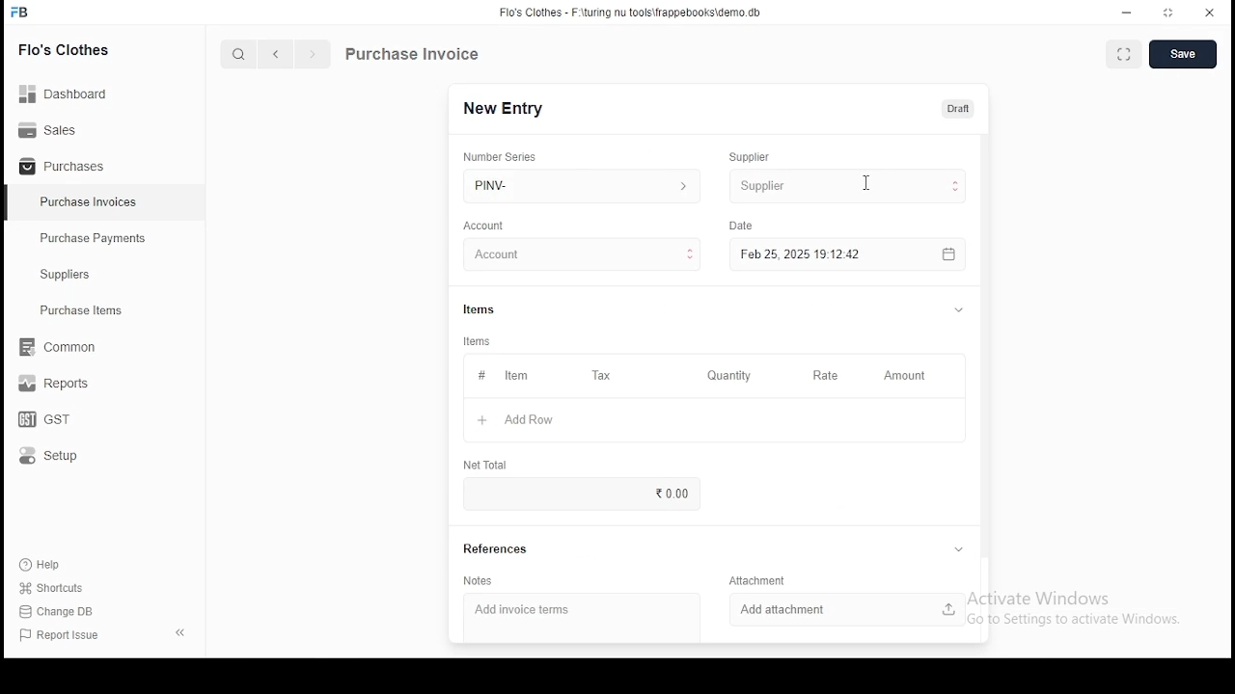 This screenshot has width=1235, height=694. Describe the element at coordinates (241, 56) in the screenshot. I see `search` at that location.